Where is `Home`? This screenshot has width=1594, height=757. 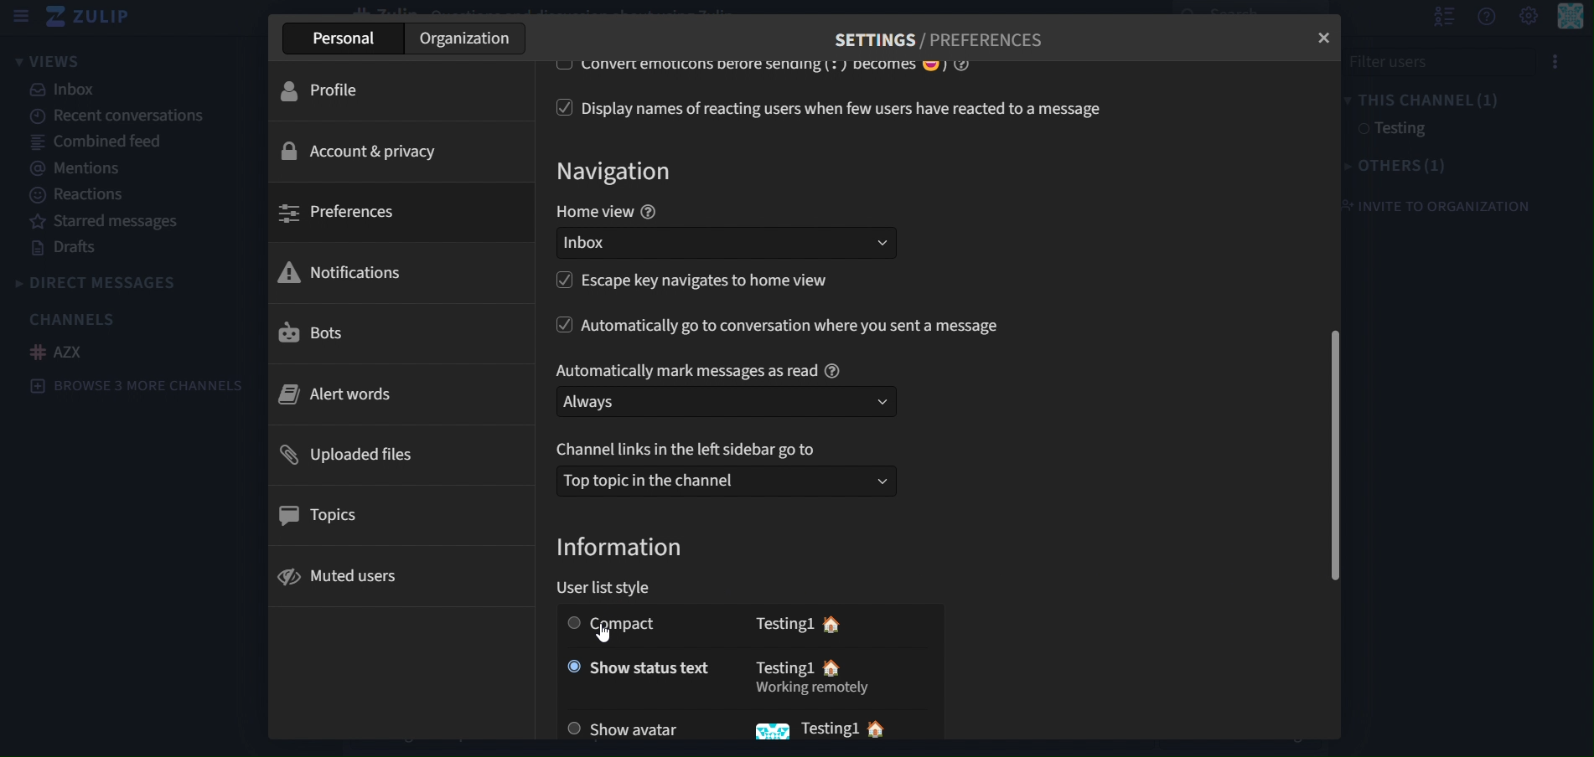
Home is located at coordinates (833, 670).